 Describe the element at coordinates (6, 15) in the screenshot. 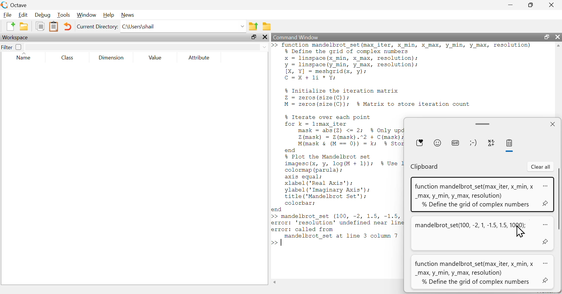

I see `File` at that location.